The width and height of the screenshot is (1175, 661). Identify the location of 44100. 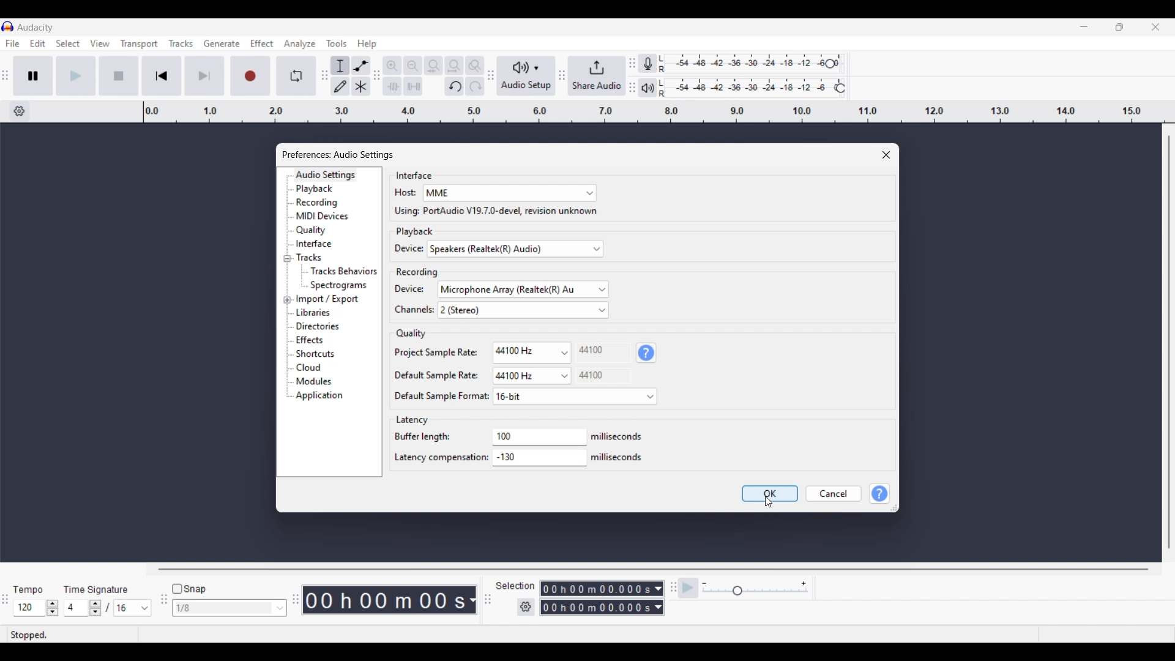
(591, 351).